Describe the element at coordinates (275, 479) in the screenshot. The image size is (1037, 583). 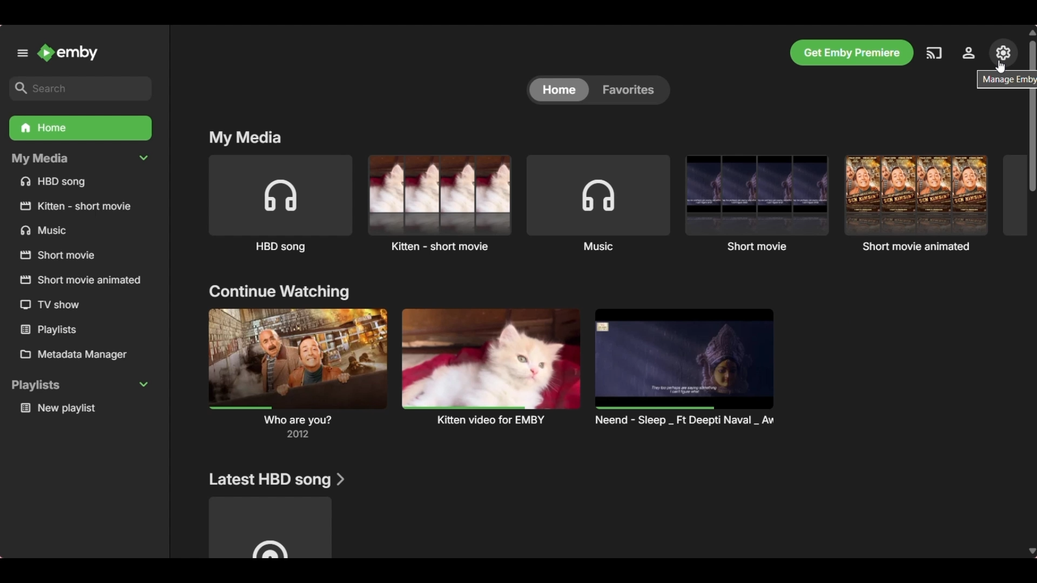
I see `Section title` at that location.